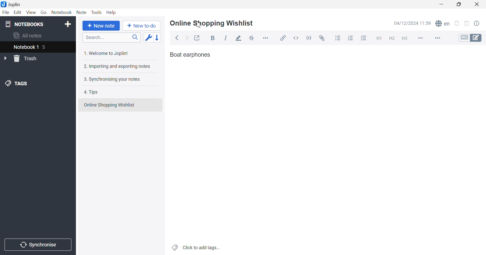 The width and height of the screenshot is (486, 255). What do you see at coordinates (459, 5) in the screenshot?
I see `Restore Down` at bounding box center [459, 5].